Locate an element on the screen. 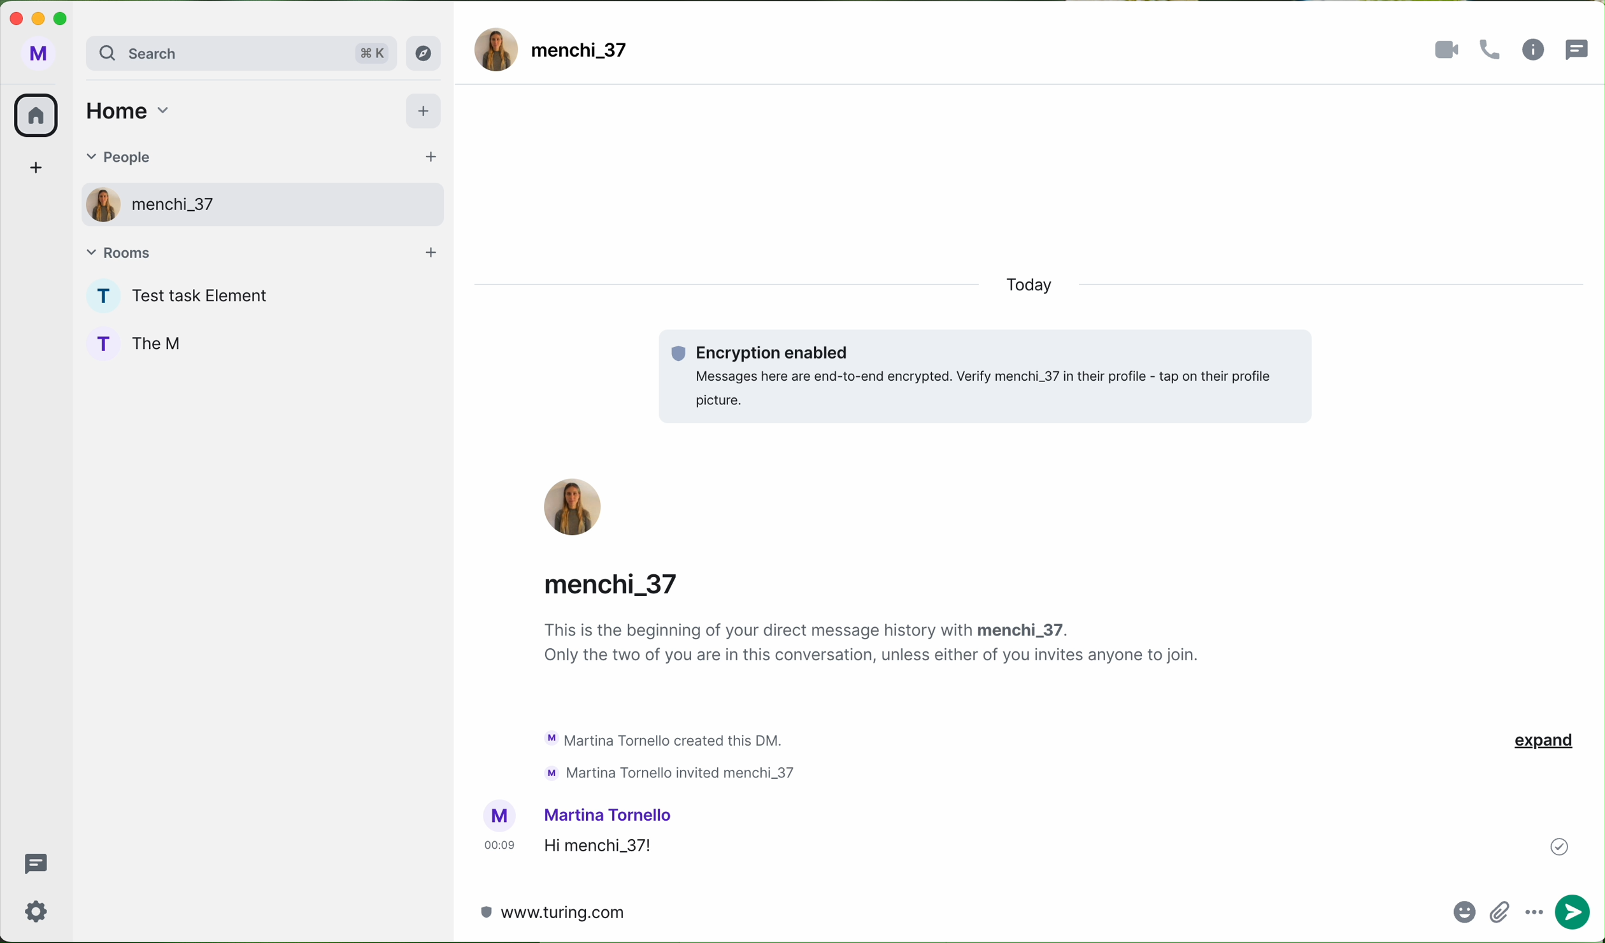 The height and width of the screenshot is (943, 1605). call is located at coordinates (1494, 50).